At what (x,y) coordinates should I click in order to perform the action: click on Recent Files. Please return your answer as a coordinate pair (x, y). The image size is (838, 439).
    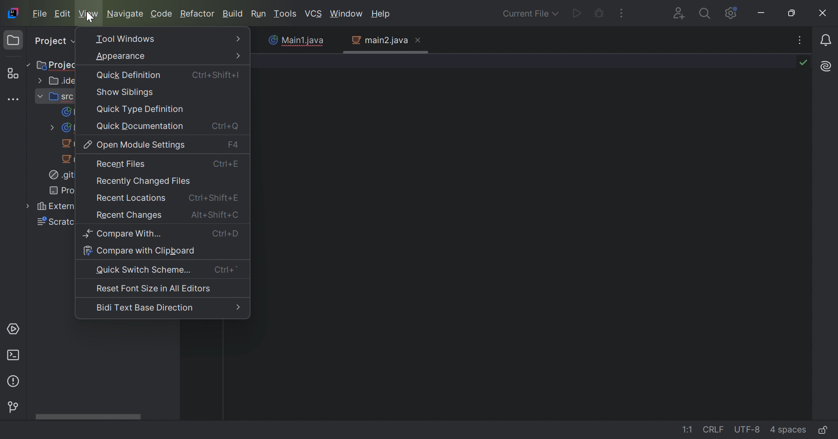
    Looking at the image, I should click on (121, 164).